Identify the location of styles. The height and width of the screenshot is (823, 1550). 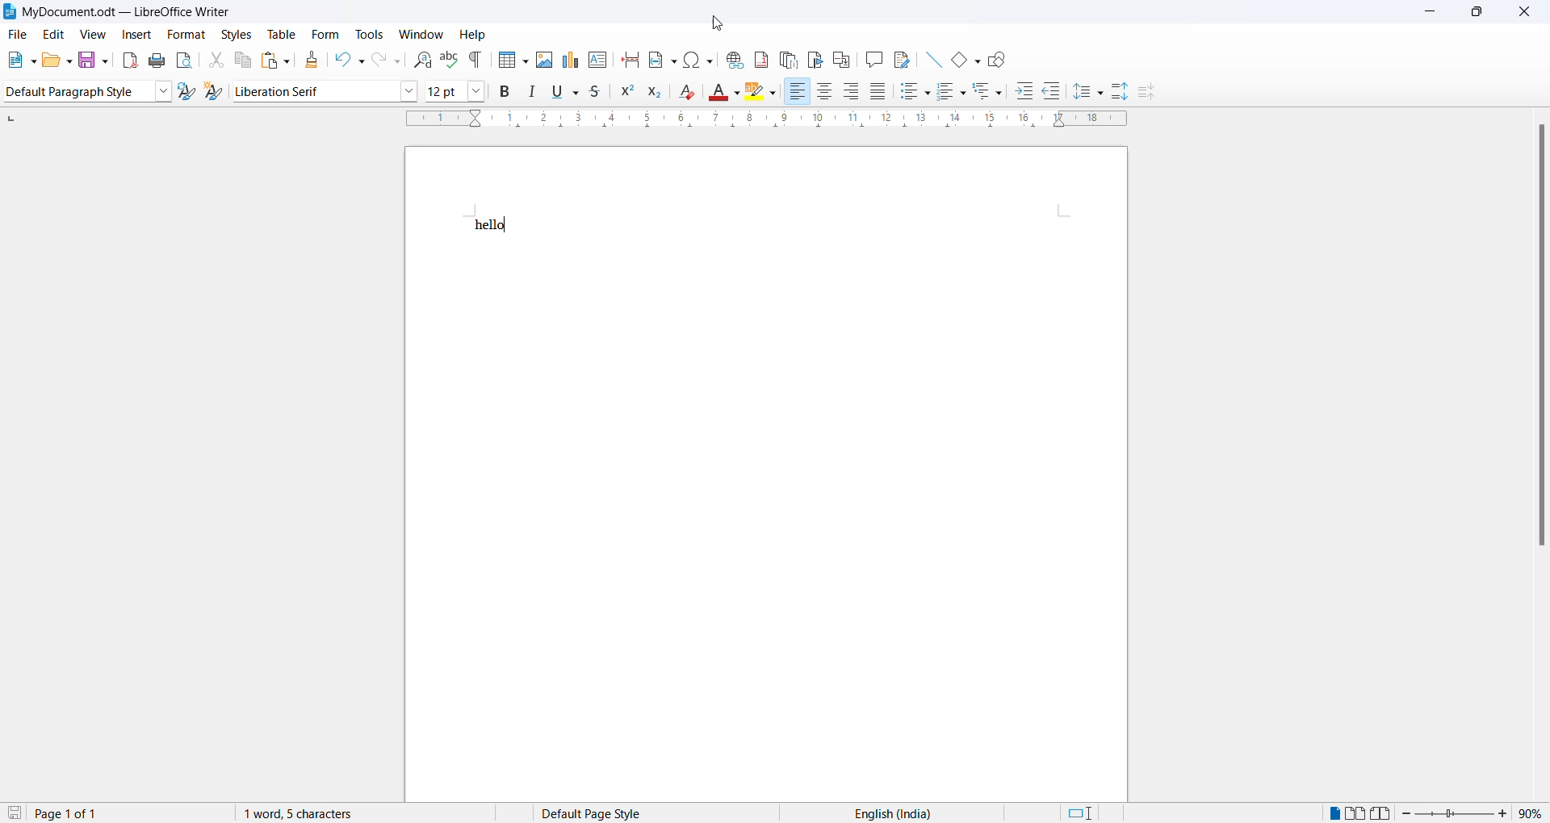
(235, 35).